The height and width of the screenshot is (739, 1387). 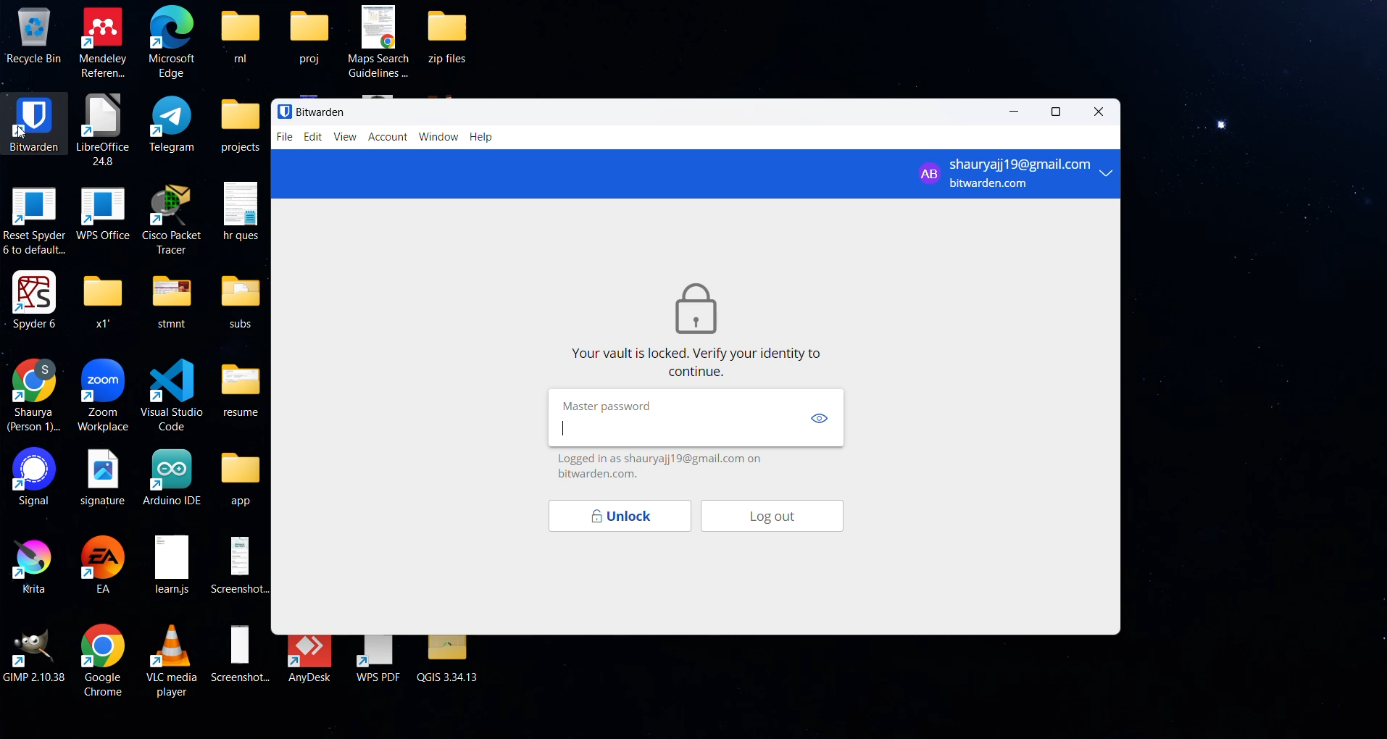 What do you see at coordinates (345, 138) in the screenshot?
I see `view` at bounding box center [345, 138].